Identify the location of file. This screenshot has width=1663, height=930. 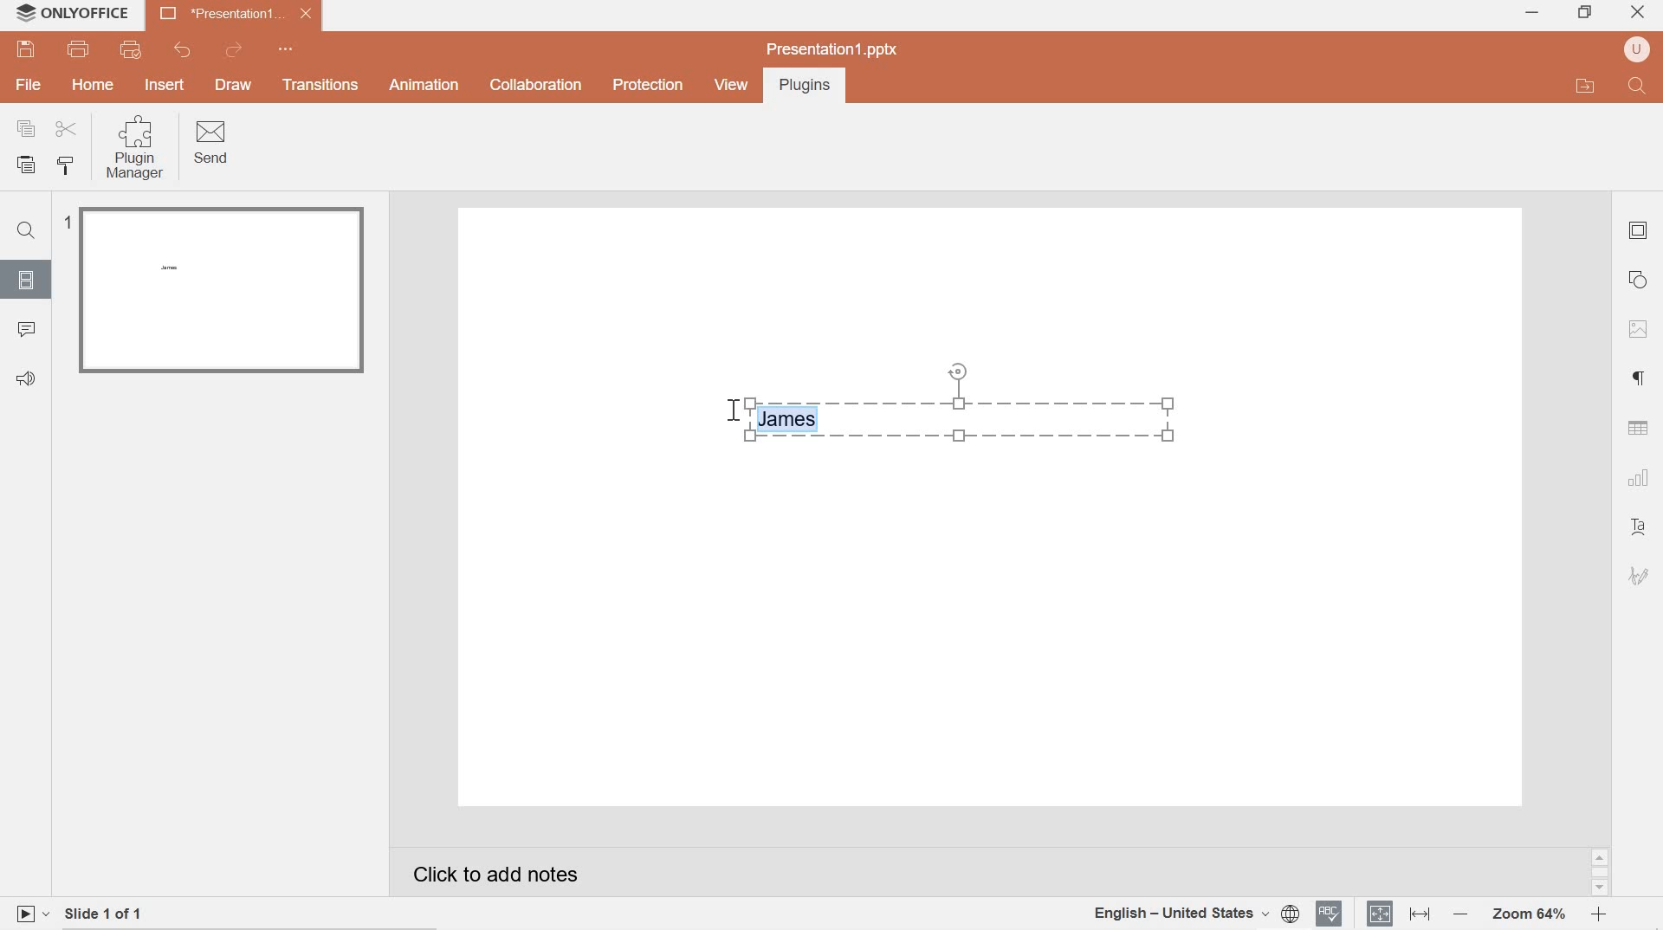
(29, 87).